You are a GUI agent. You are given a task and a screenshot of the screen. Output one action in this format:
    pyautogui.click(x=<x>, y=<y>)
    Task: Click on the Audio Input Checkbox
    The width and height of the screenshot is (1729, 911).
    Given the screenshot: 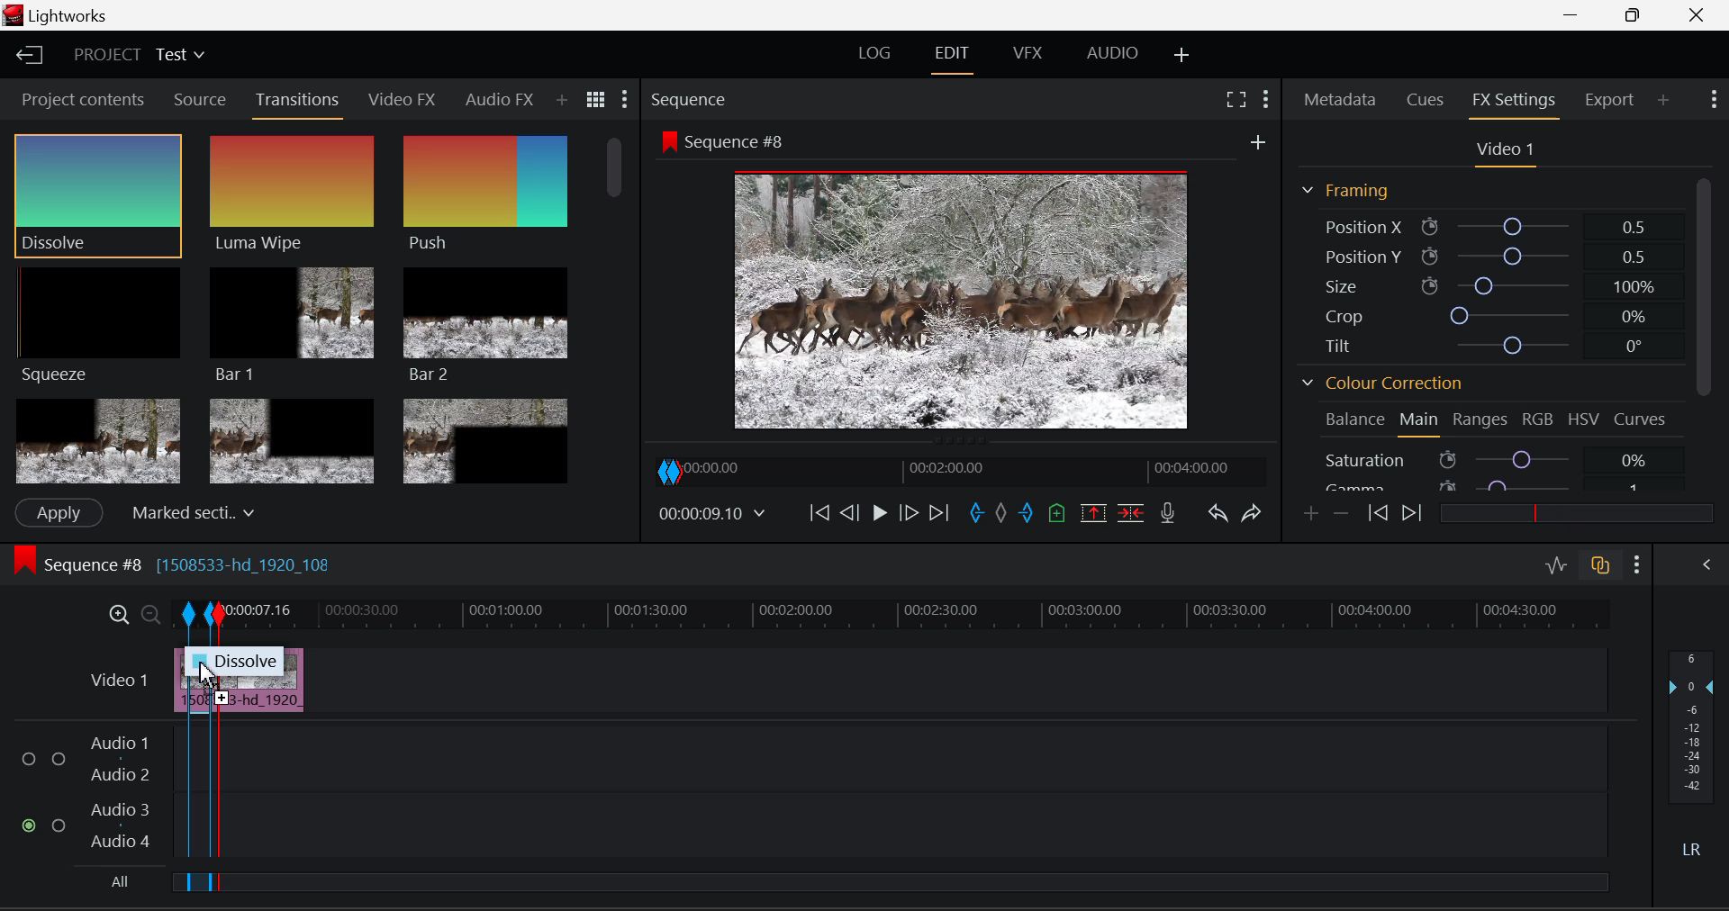 What is the action you would take?
    pyautogui.click(x=31, y=826)
    